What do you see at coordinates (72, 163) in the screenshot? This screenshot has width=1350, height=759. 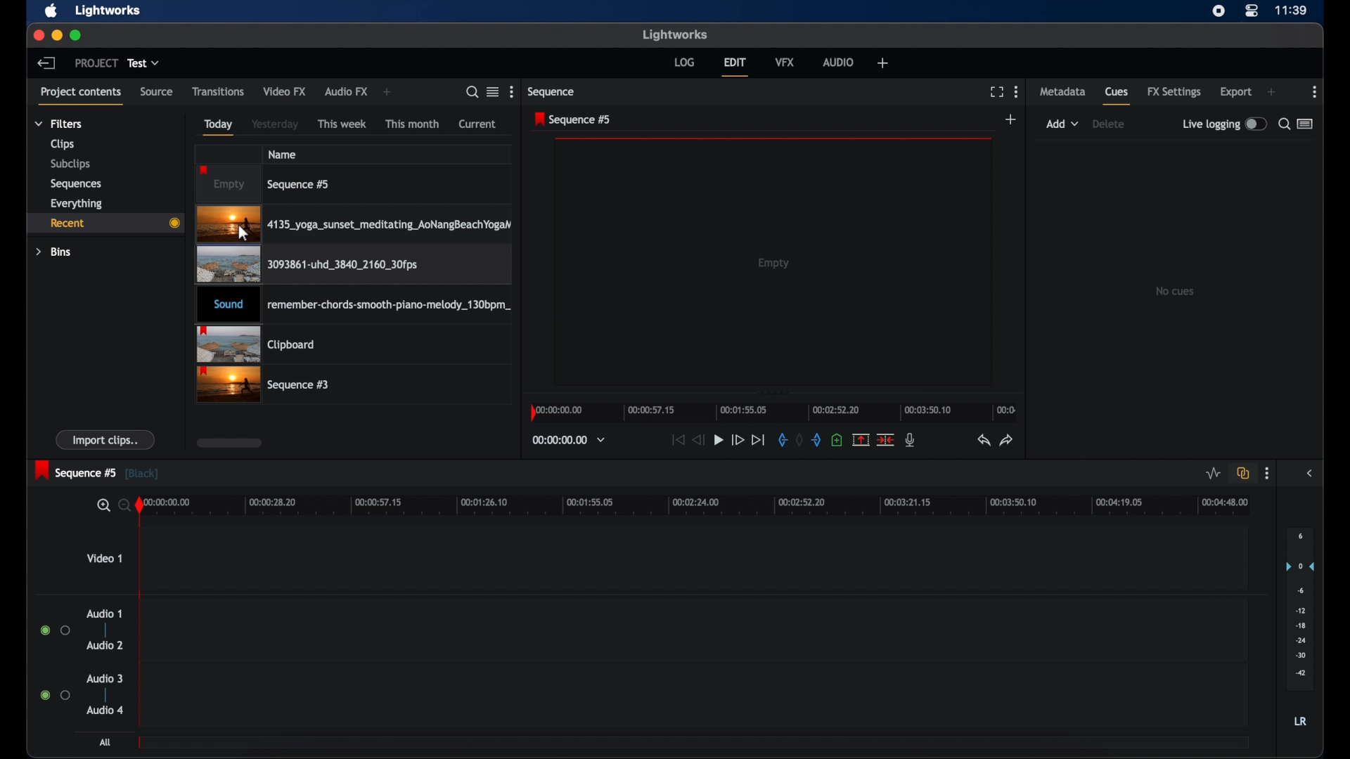 I see `subclips` at bounding box center [72, 163].